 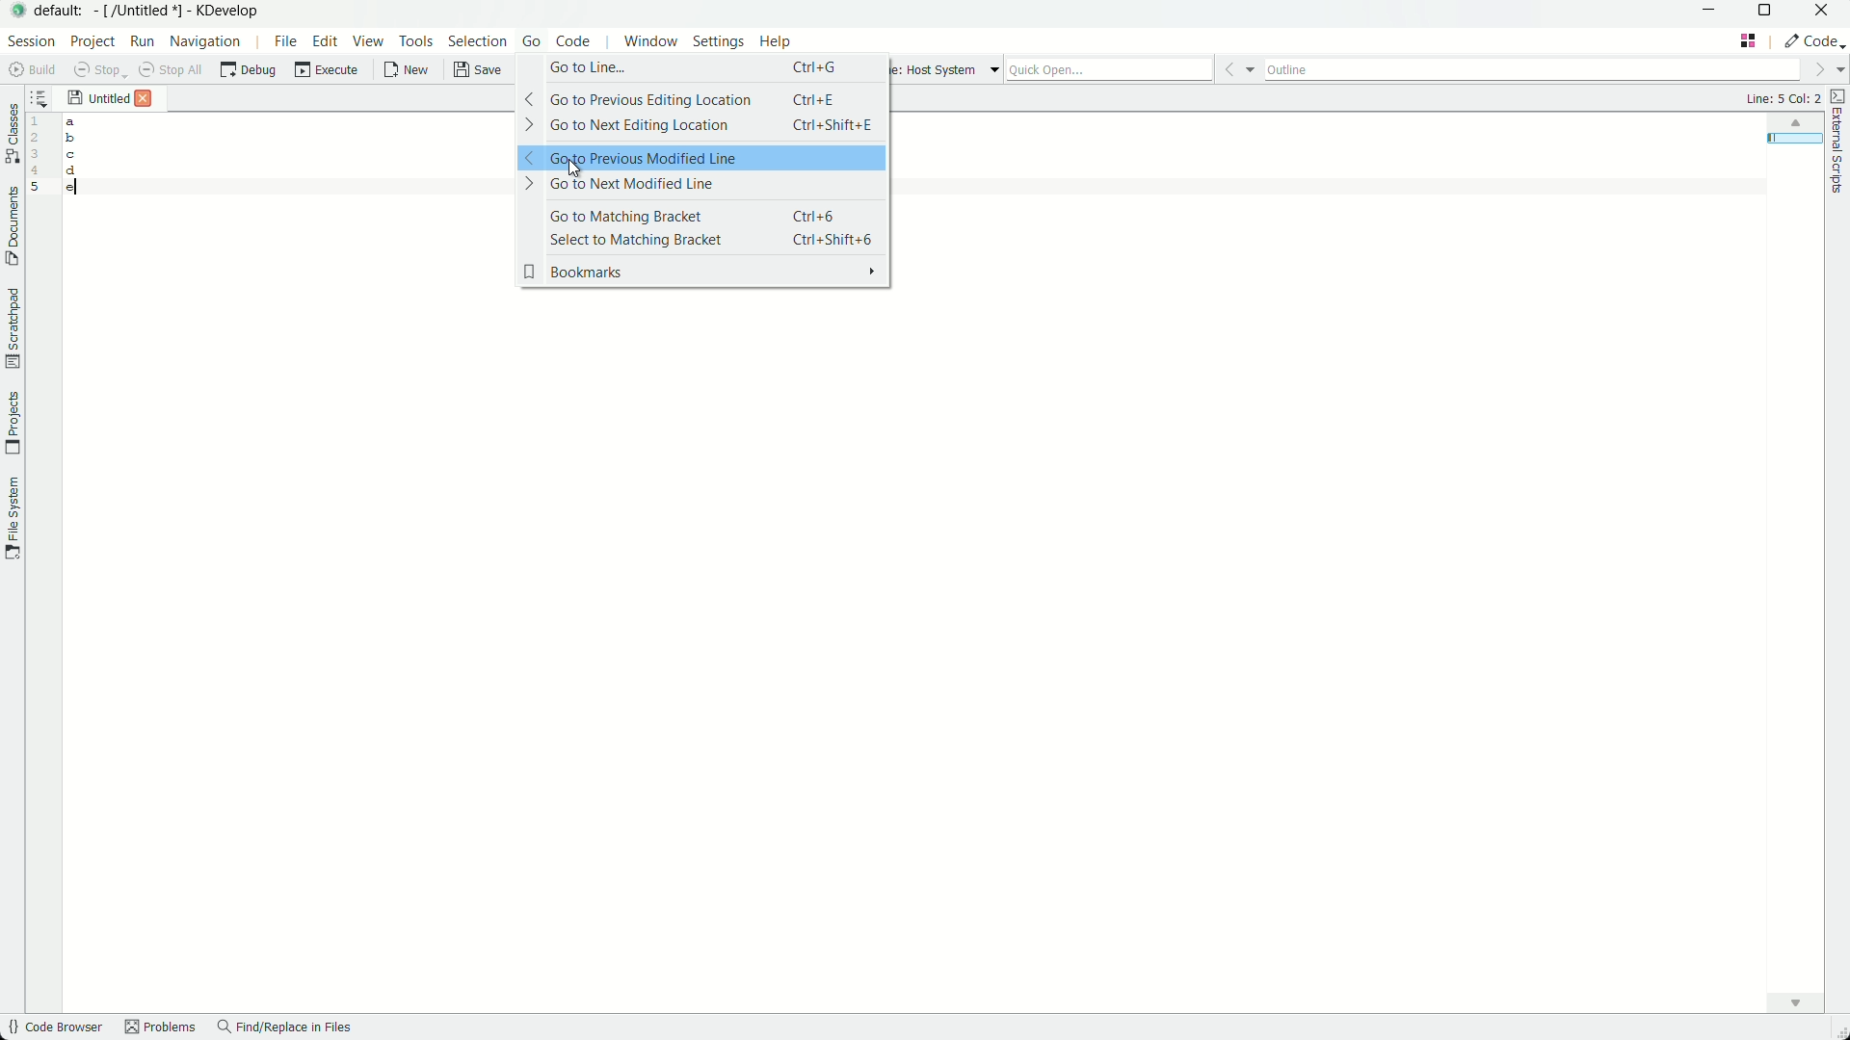 What do you see at coordinates (75, 96) in the screenshot?
I see `save icon` at bounding box center [75, 96].